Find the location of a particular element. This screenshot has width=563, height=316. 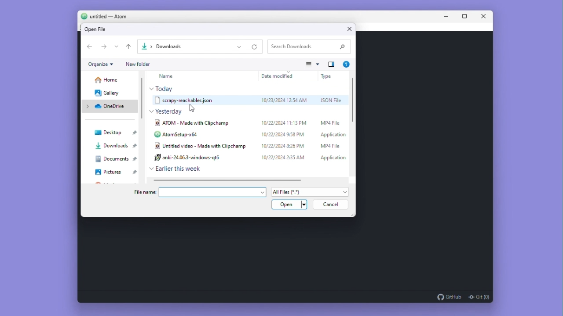

Vertical scroll bar is located at coordinates (353, 101).